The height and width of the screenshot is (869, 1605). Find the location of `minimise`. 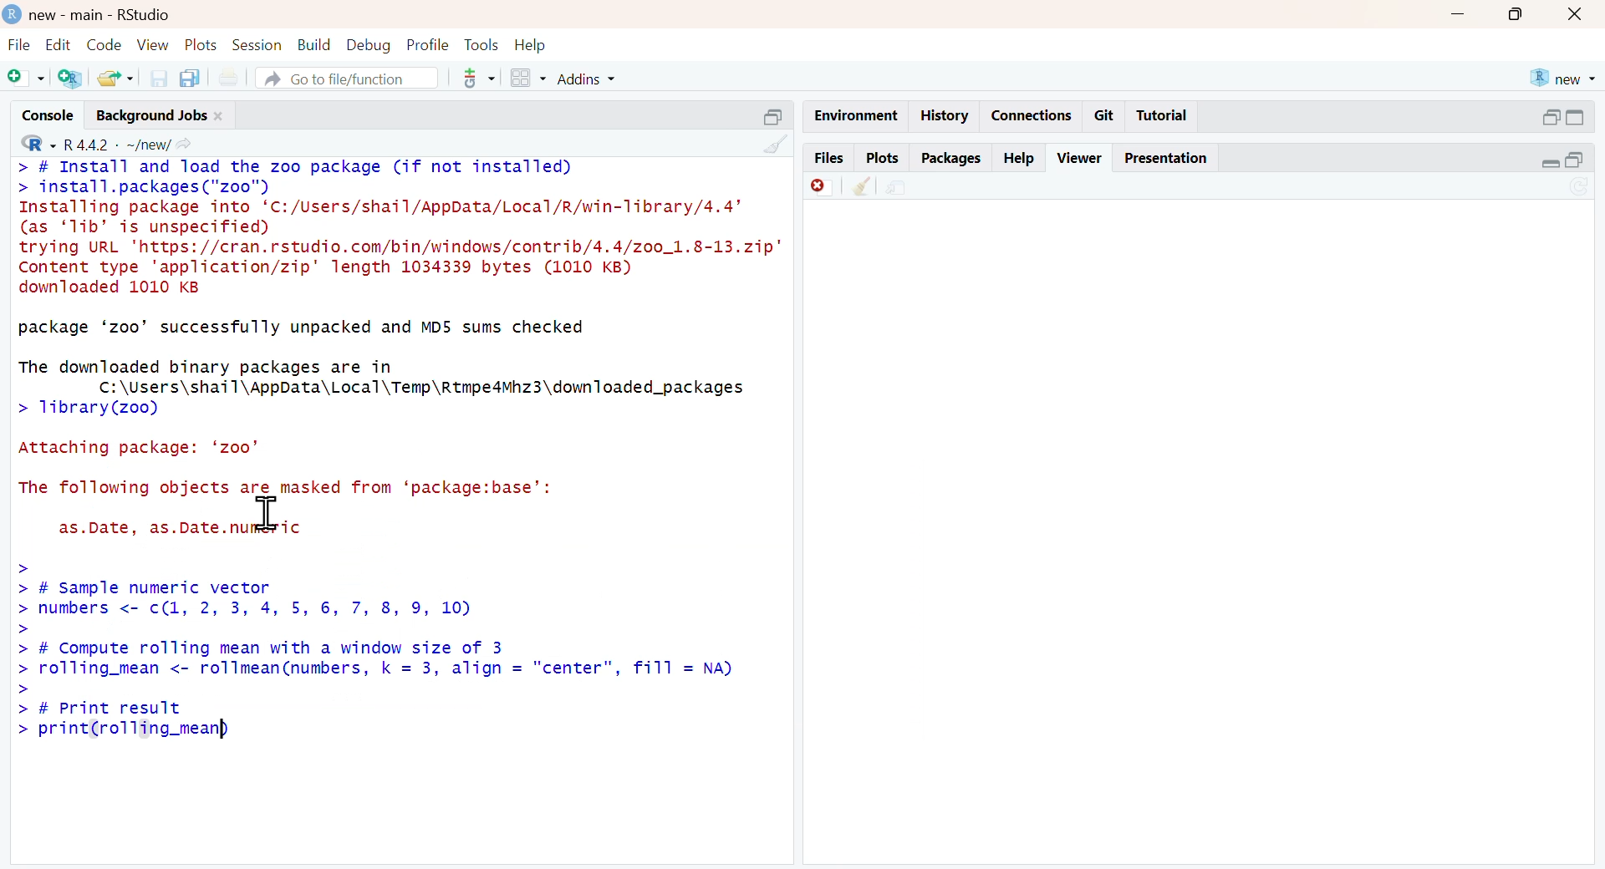

minimise is located at coordinates (1459, 13).